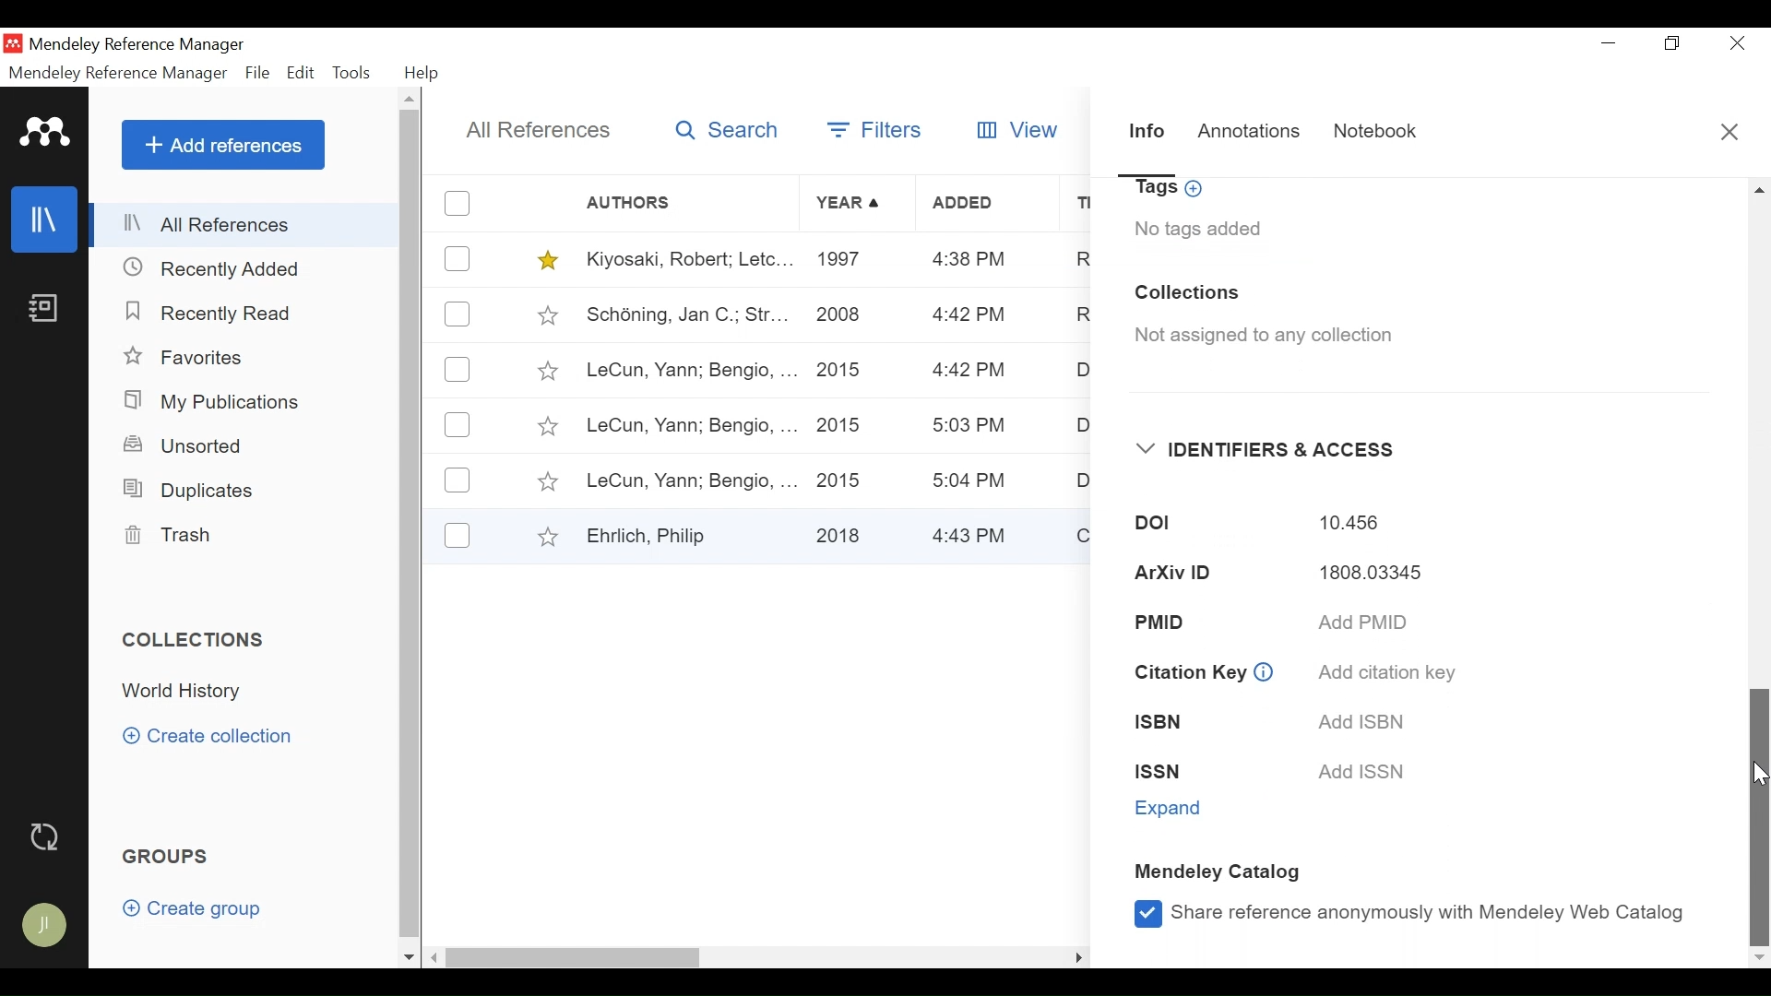 The image size is (1771, 996). What do you see at coordinates (533, 129) in the screenshot?
I see `All References` at bounding box center [533, 129].